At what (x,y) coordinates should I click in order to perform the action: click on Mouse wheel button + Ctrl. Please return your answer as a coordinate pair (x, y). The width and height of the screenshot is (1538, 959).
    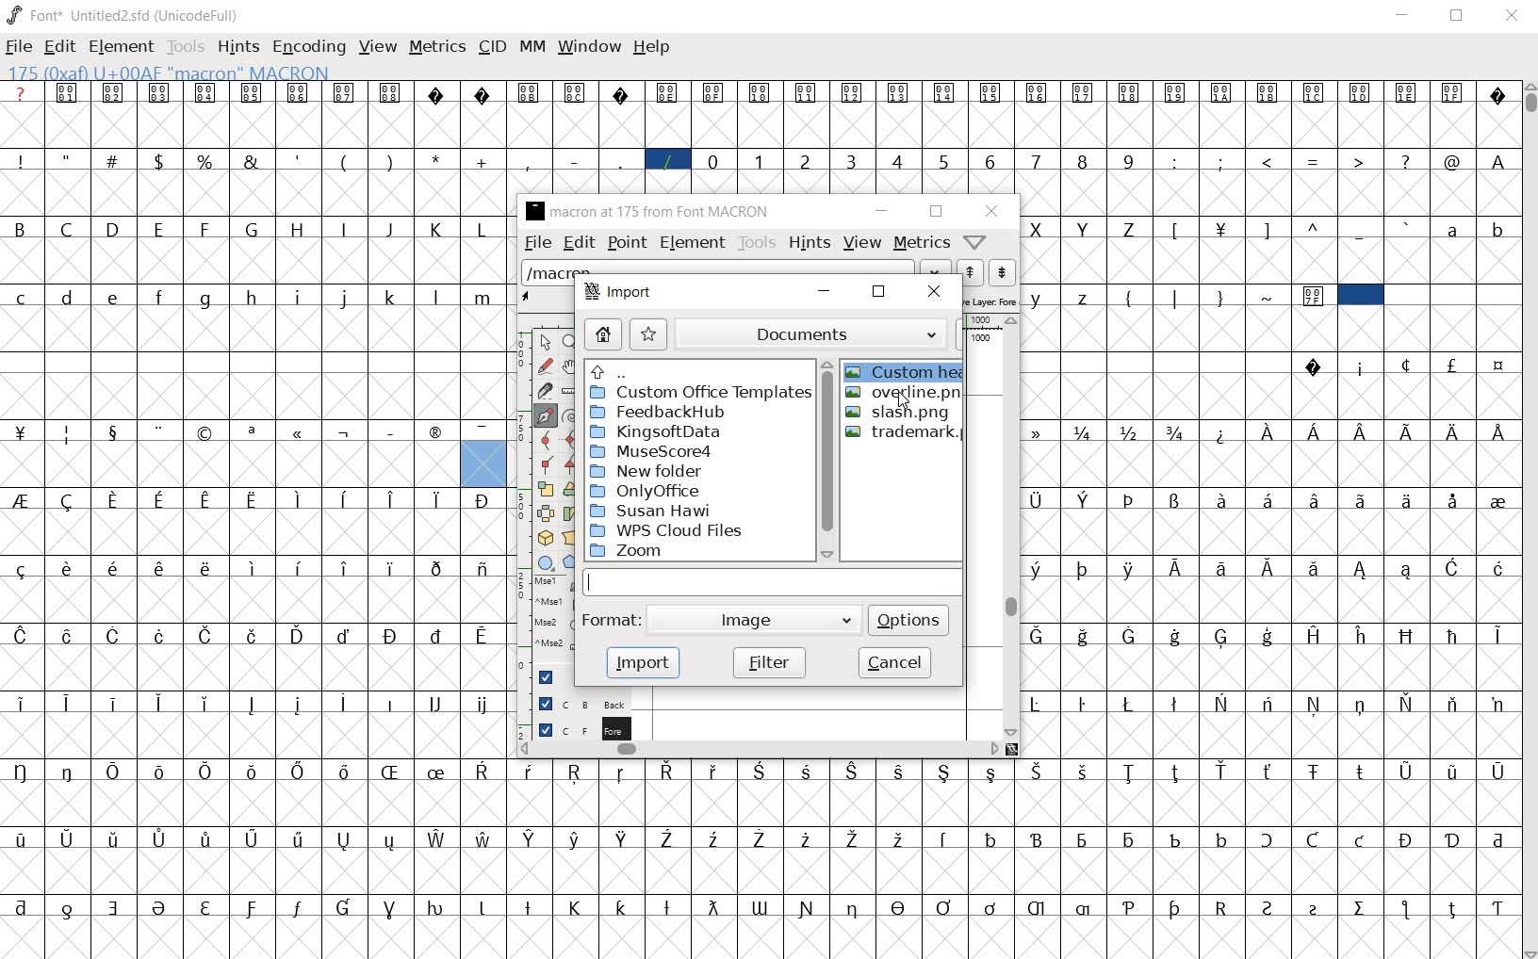
    Looking at the image, I should click on (554, 645).